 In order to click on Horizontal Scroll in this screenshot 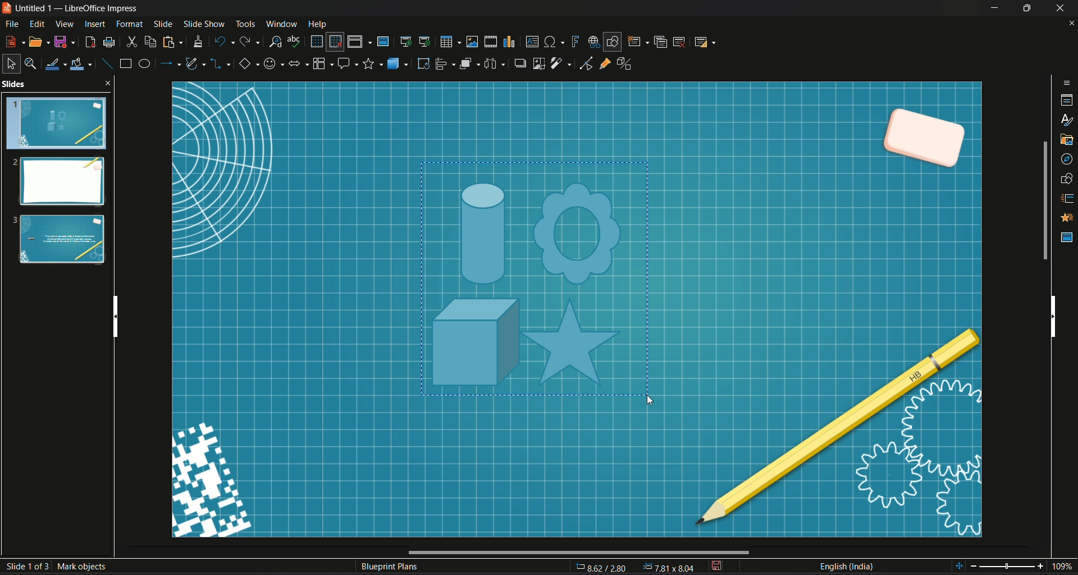, I will do `click(577, 553)`.